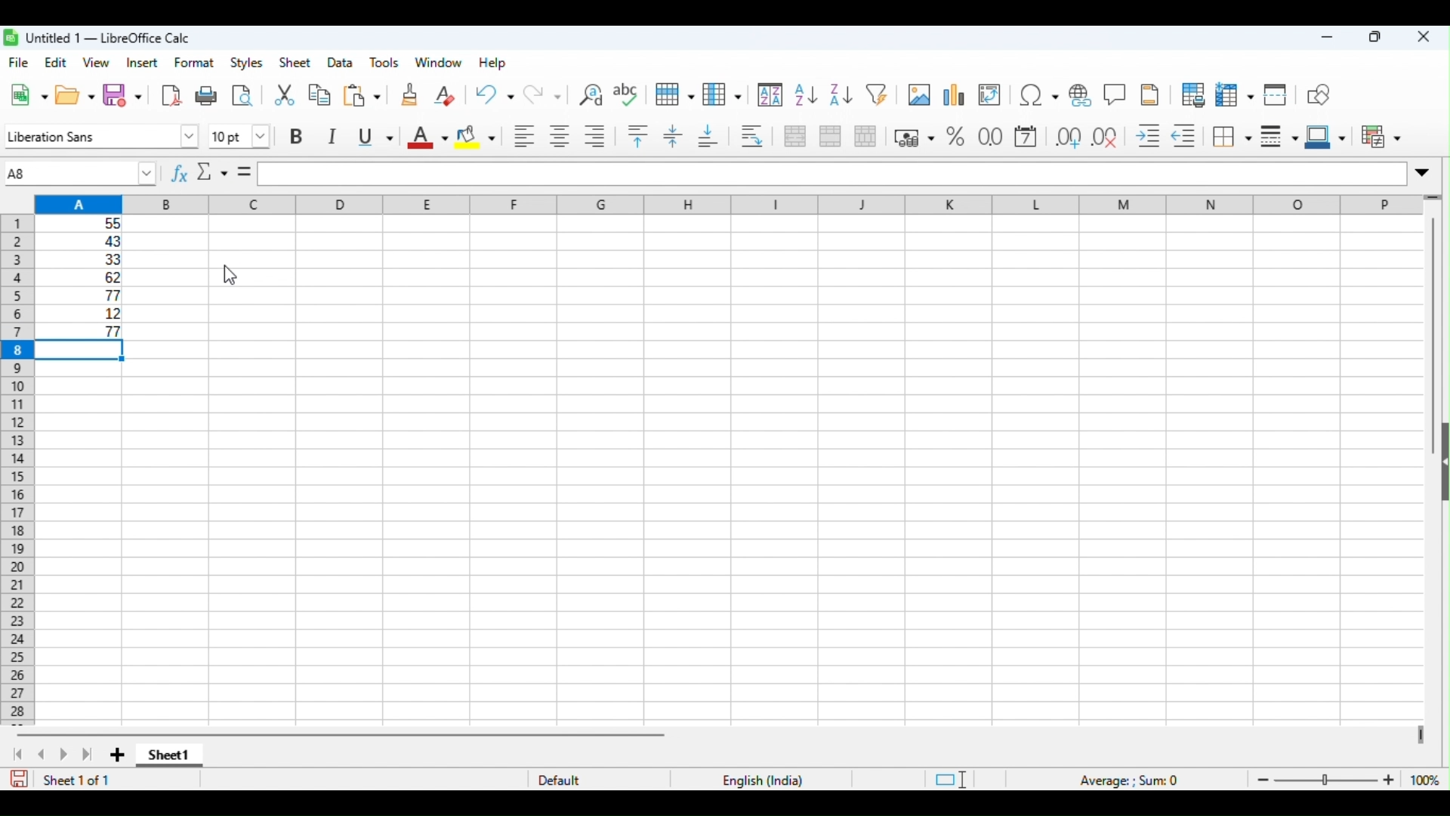  Describe the element at coordinates (803, 94) in the screenshot. I see `sort ascending` at that location.